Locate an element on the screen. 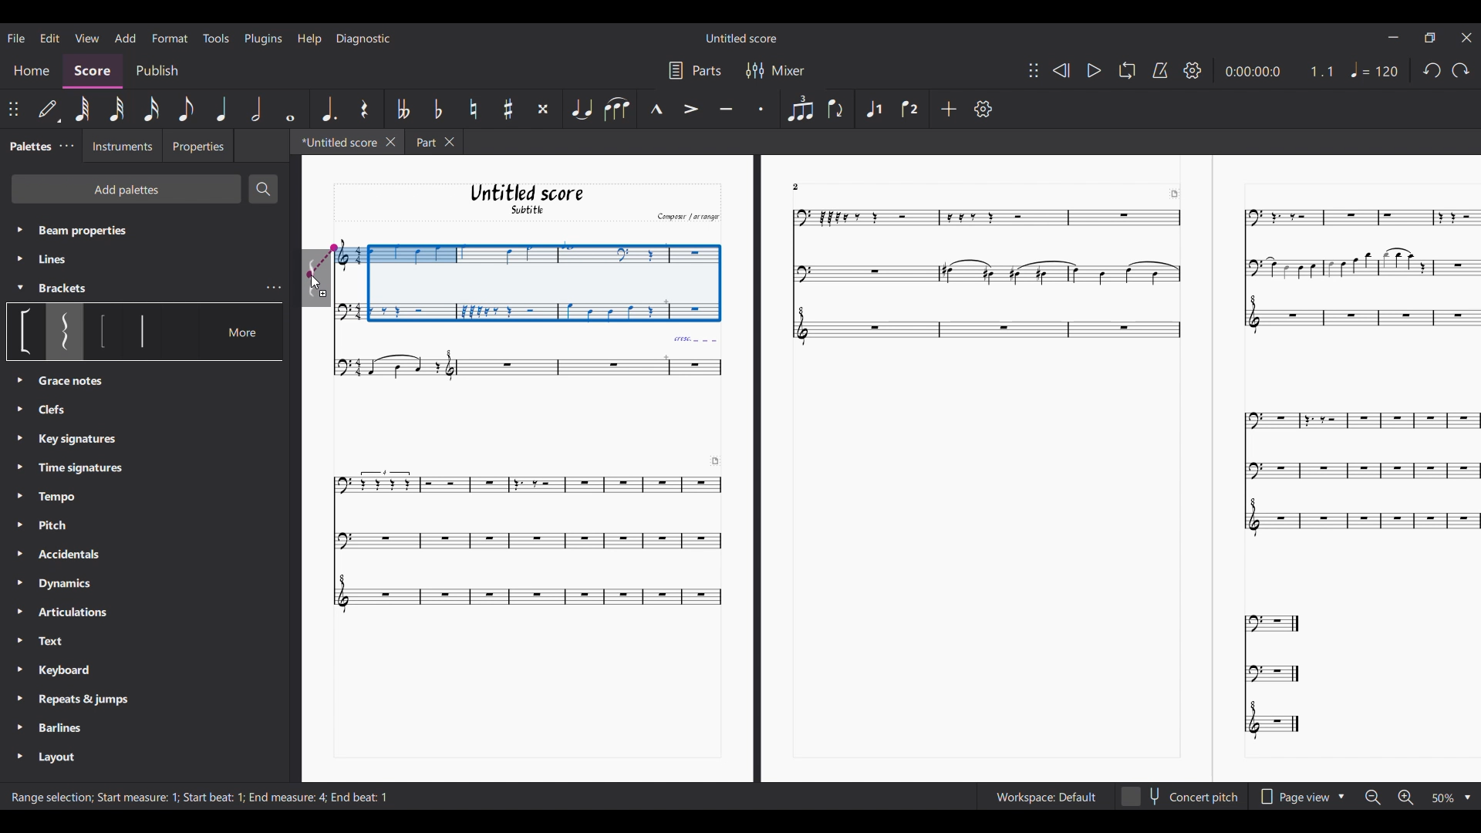 Image resolution: width=1481 pixels, height=833 pixels.  is located at coordinates (1361, 423).